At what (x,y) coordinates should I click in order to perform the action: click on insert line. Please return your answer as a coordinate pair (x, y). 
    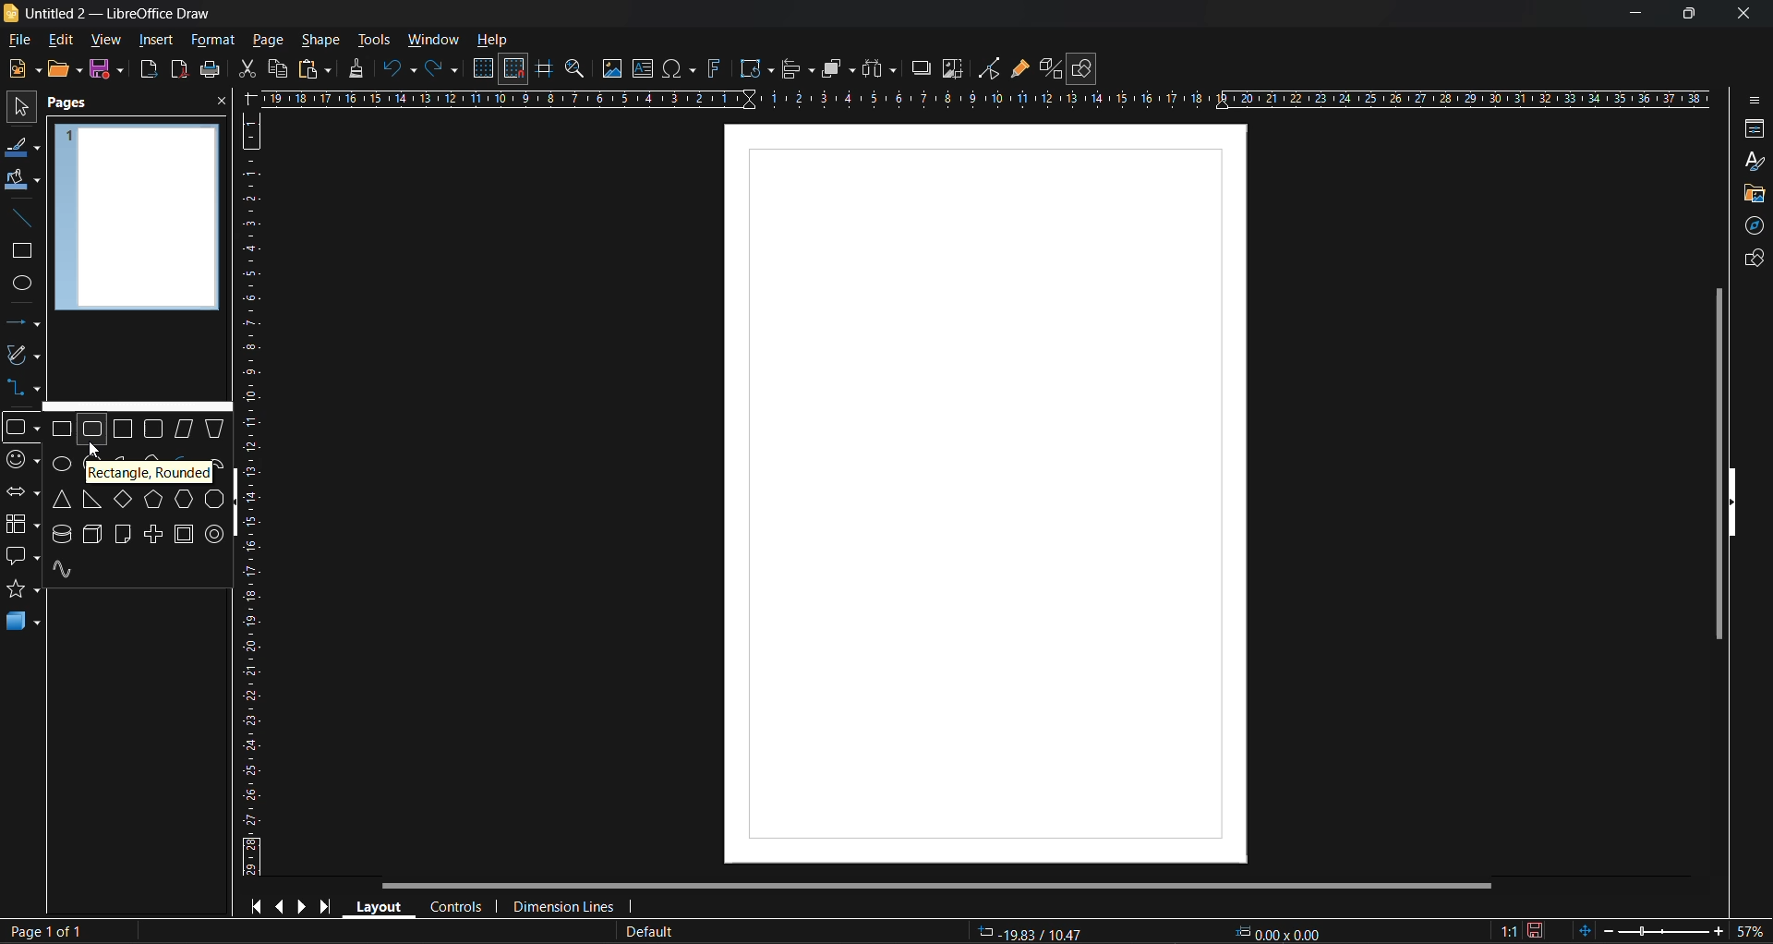
    Looking at the image, I should click on (28, 221).